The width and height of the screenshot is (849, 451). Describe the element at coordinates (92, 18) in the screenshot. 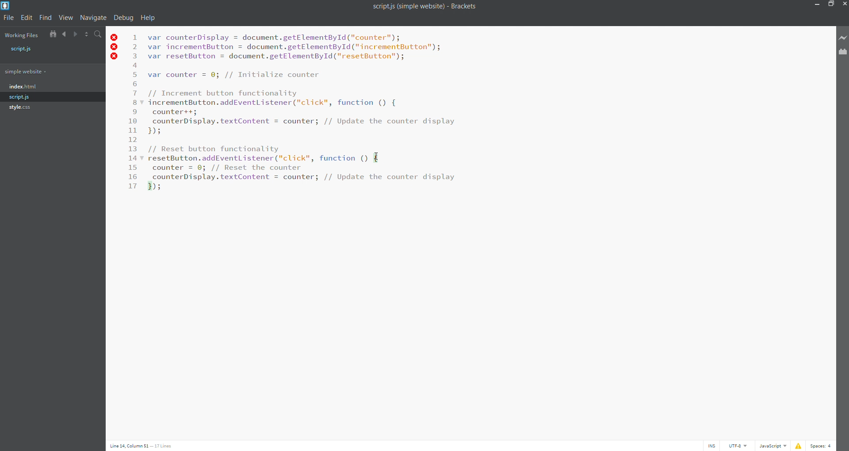

I see `navigate` at that location.